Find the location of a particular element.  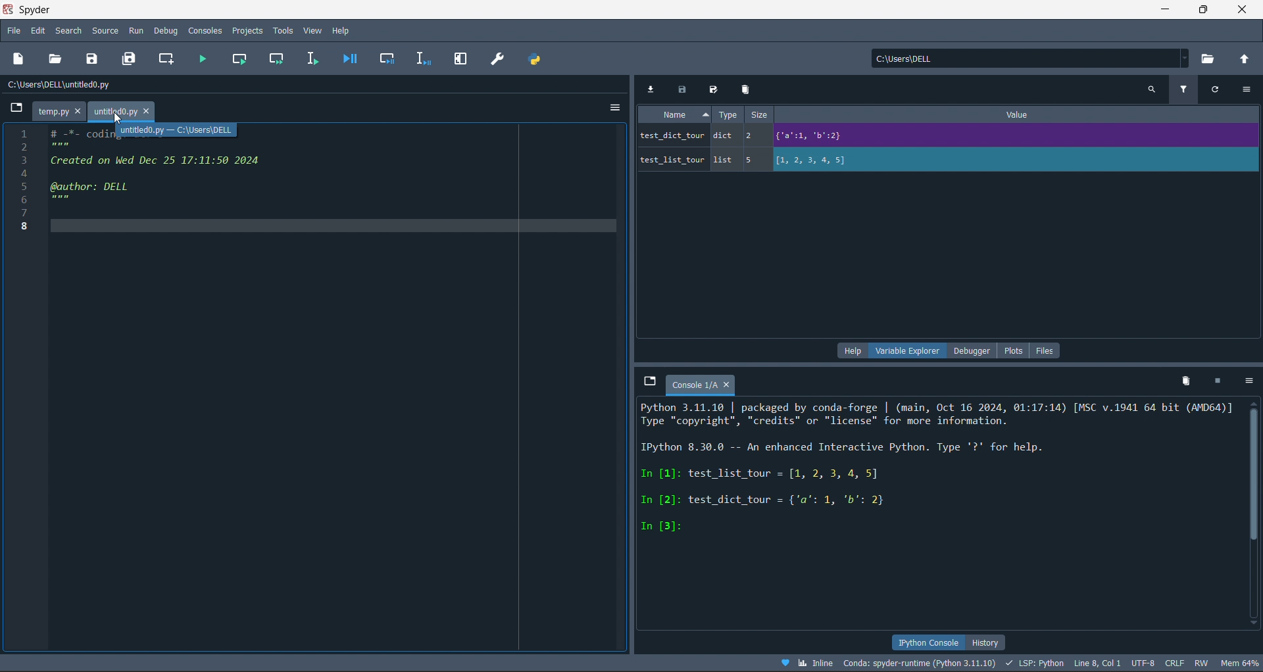

Console 1/A is located at coordinates (706, 385).